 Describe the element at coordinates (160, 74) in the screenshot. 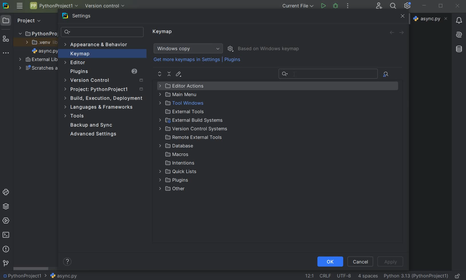

I see `expand all` at that location.